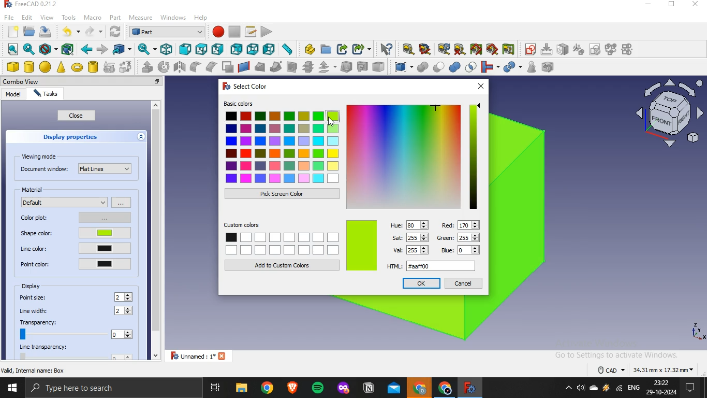 This screenshot has height=398, width=707. What do you see at coordinates (75, 329) in the screenshot?
I see `transparency` at bounding box center [75, 329].